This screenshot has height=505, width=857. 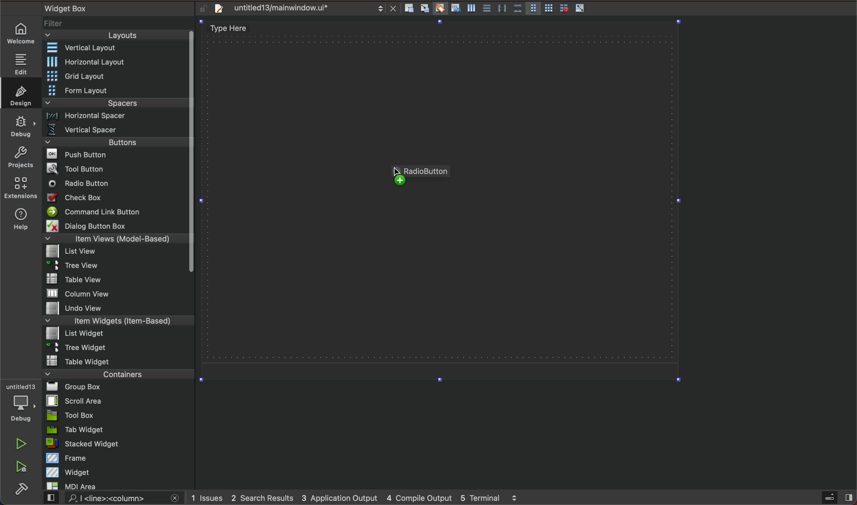 What do you see at coordinates (114, 267) in the screenshot?
I see `` at bounding box center [114, 267].